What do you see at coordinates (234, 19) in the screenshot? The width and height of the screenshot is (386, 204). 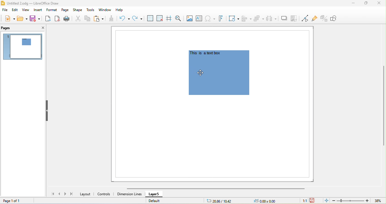 I see `transformation` at bounding box center [234, 19].